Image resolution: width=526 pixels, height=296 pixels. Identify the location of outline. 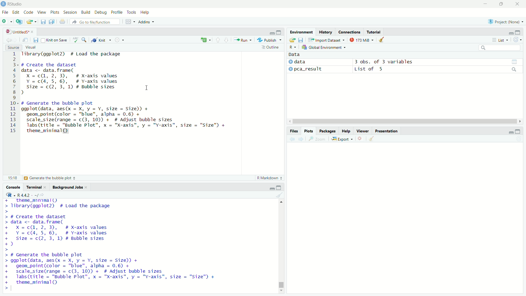
(271, 47).